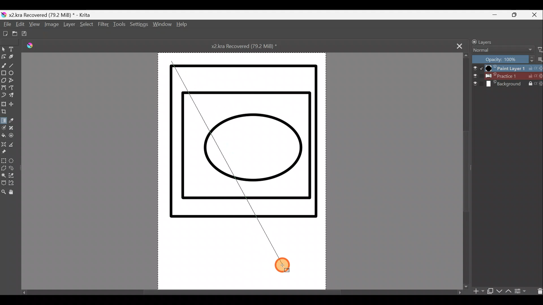  What do you see at coordinates (162, 25) in the screenshot?
I see `Window` at bounding box center [162, 25].